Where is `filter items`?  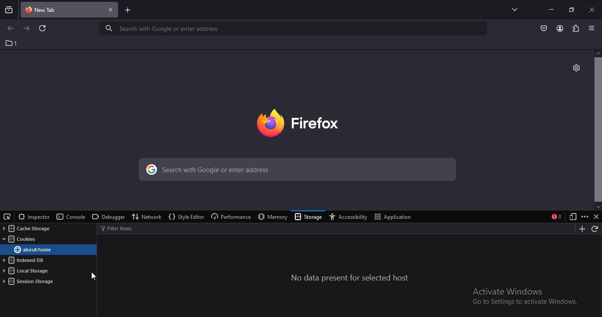
filter items is located at coordinates (122, 228).